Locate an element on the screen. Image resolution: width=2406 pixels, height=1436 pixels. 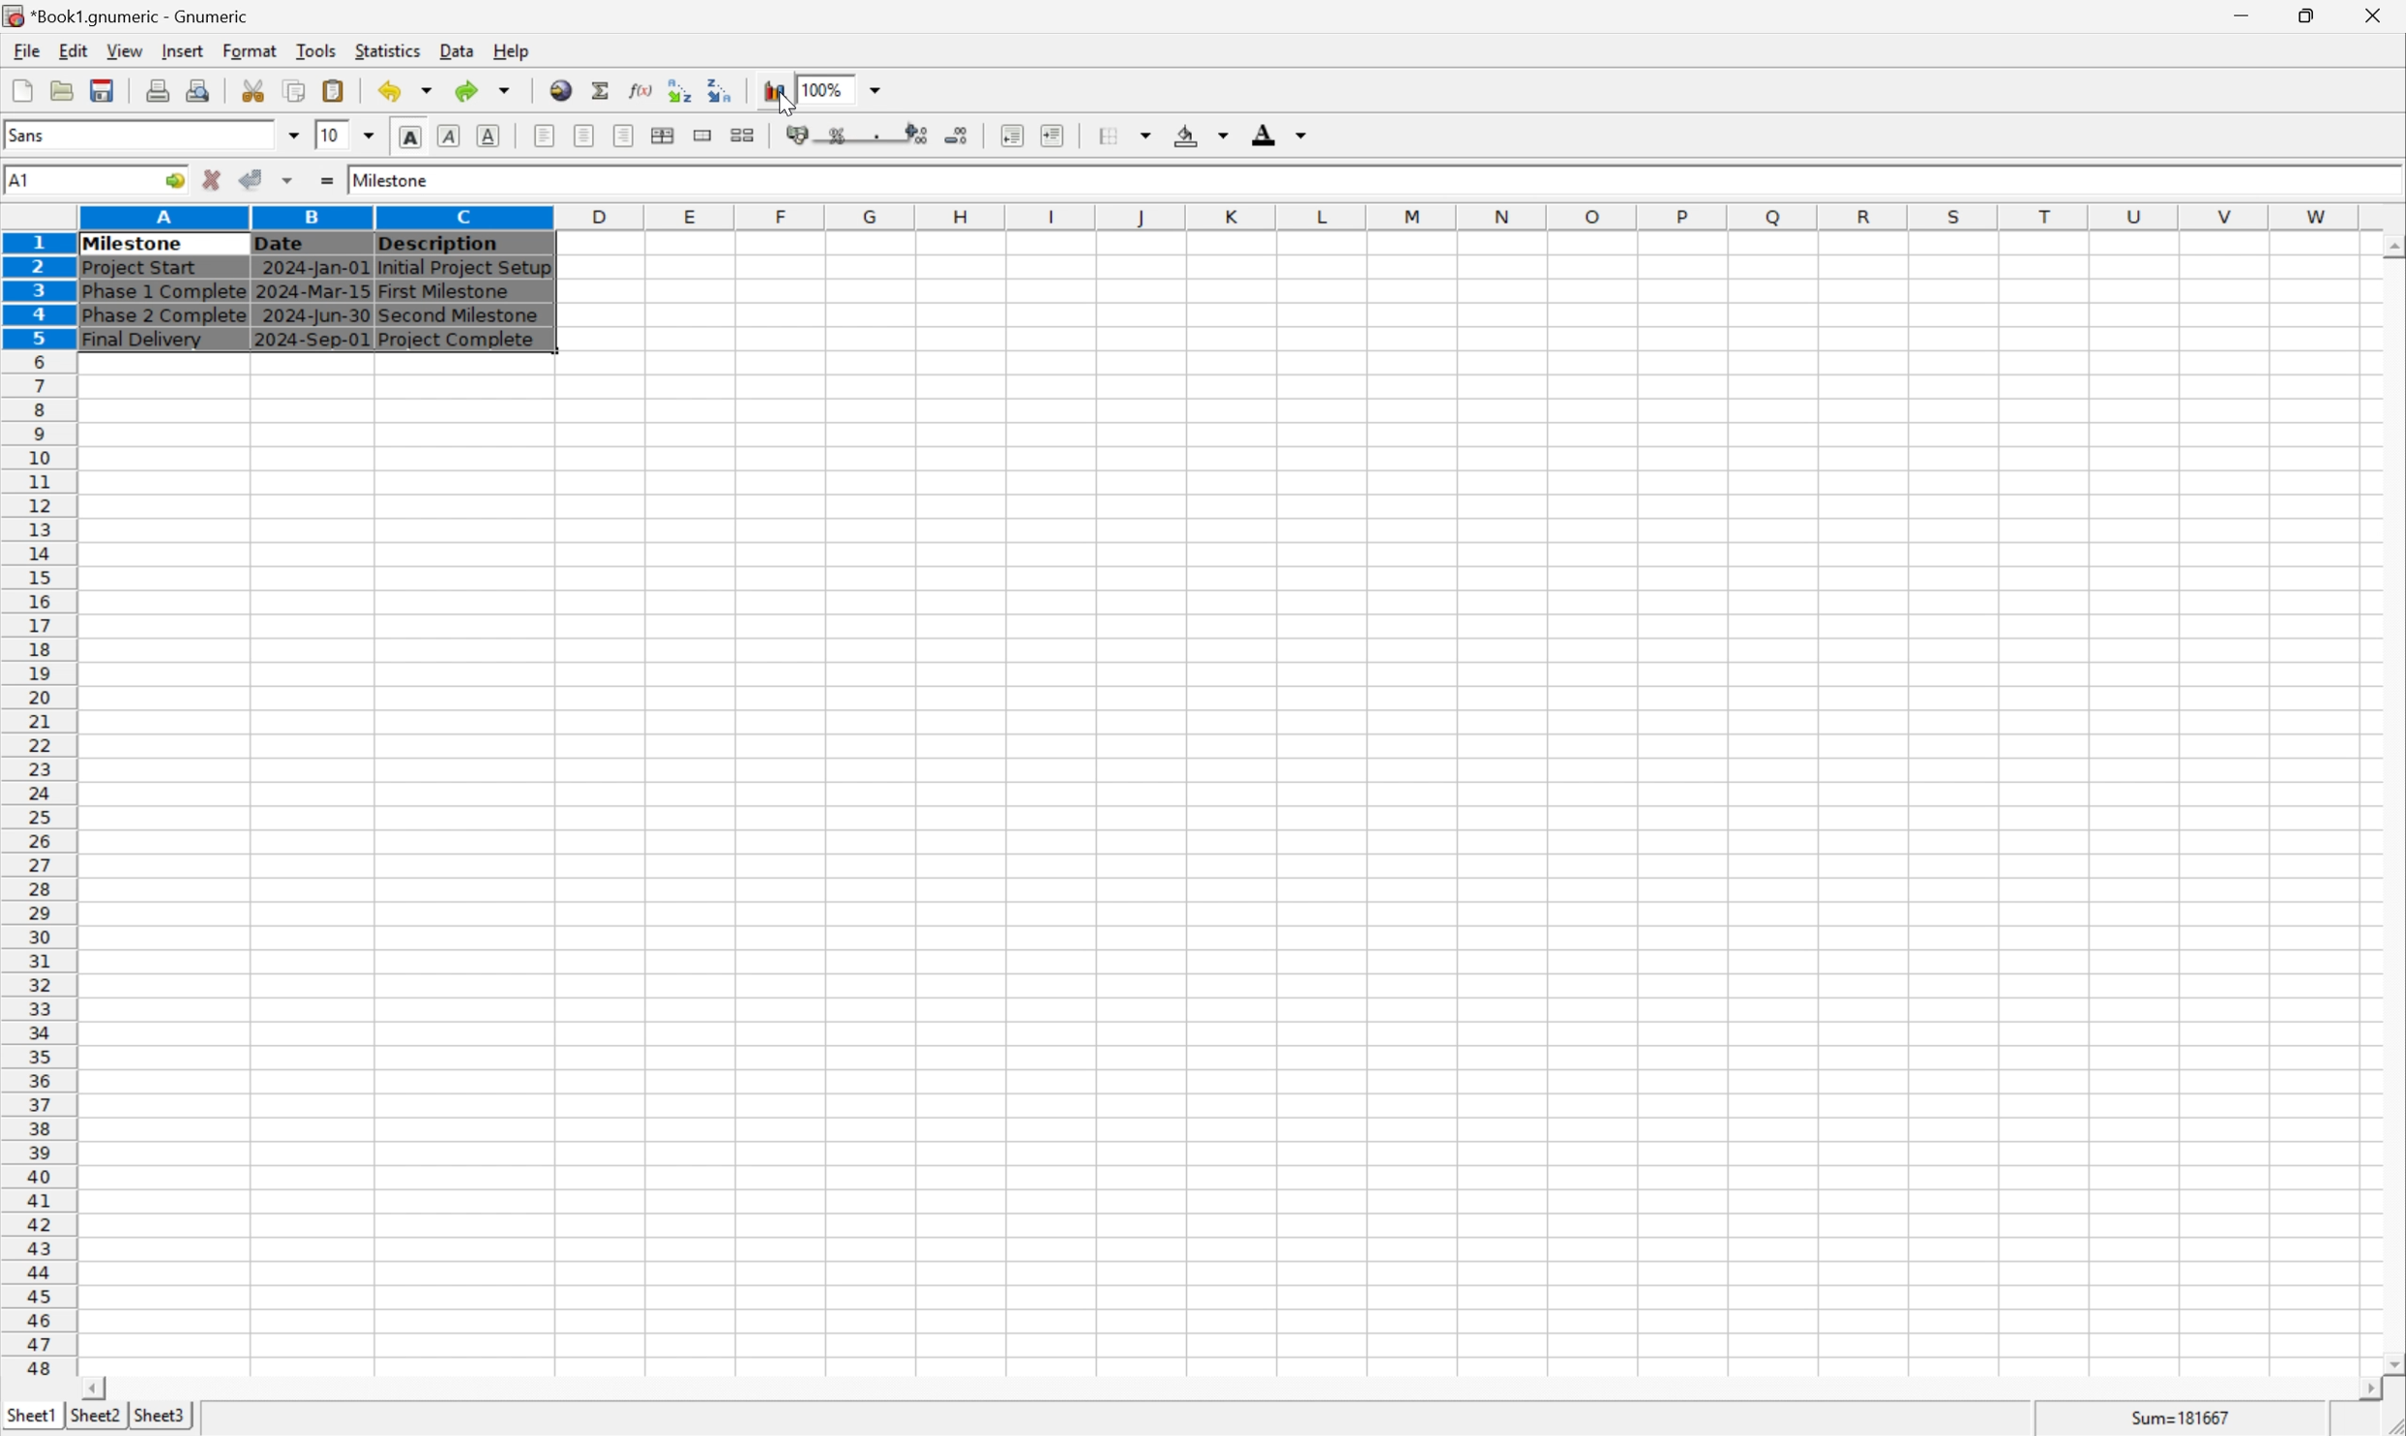
font color is located at coordinates (1280, 134).